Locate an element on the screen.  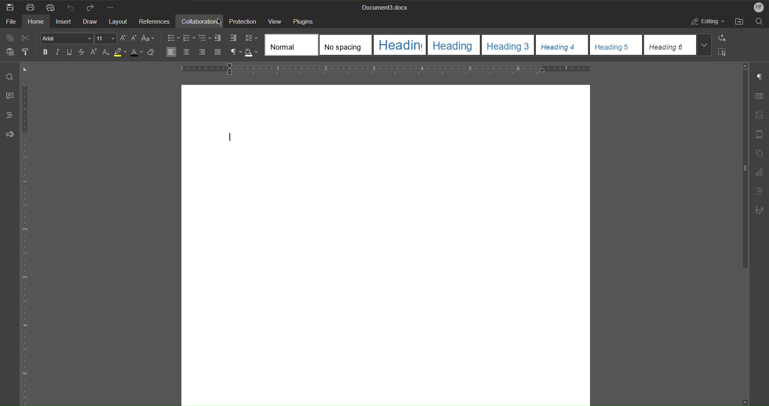
Cut  is located at coordinates (26, 38).